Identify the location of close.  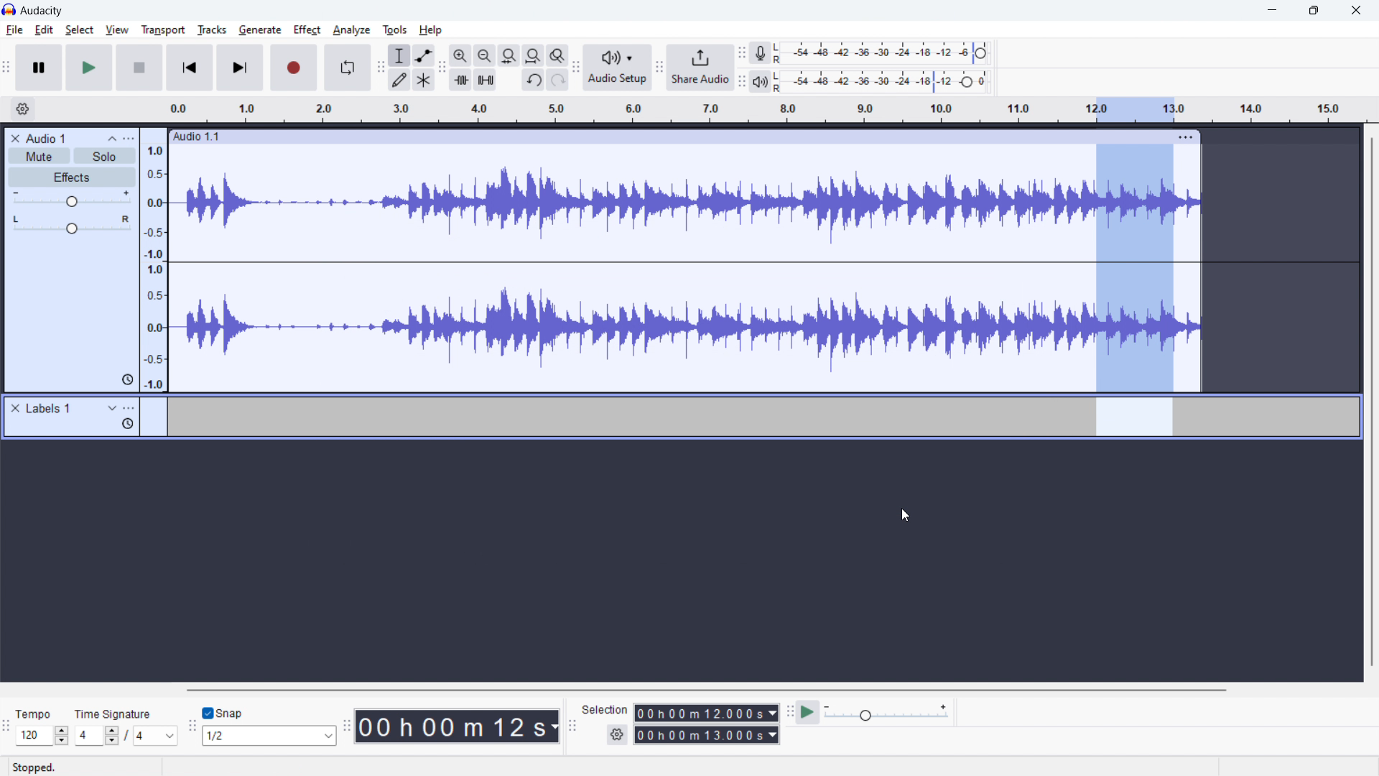
(1356, 11).